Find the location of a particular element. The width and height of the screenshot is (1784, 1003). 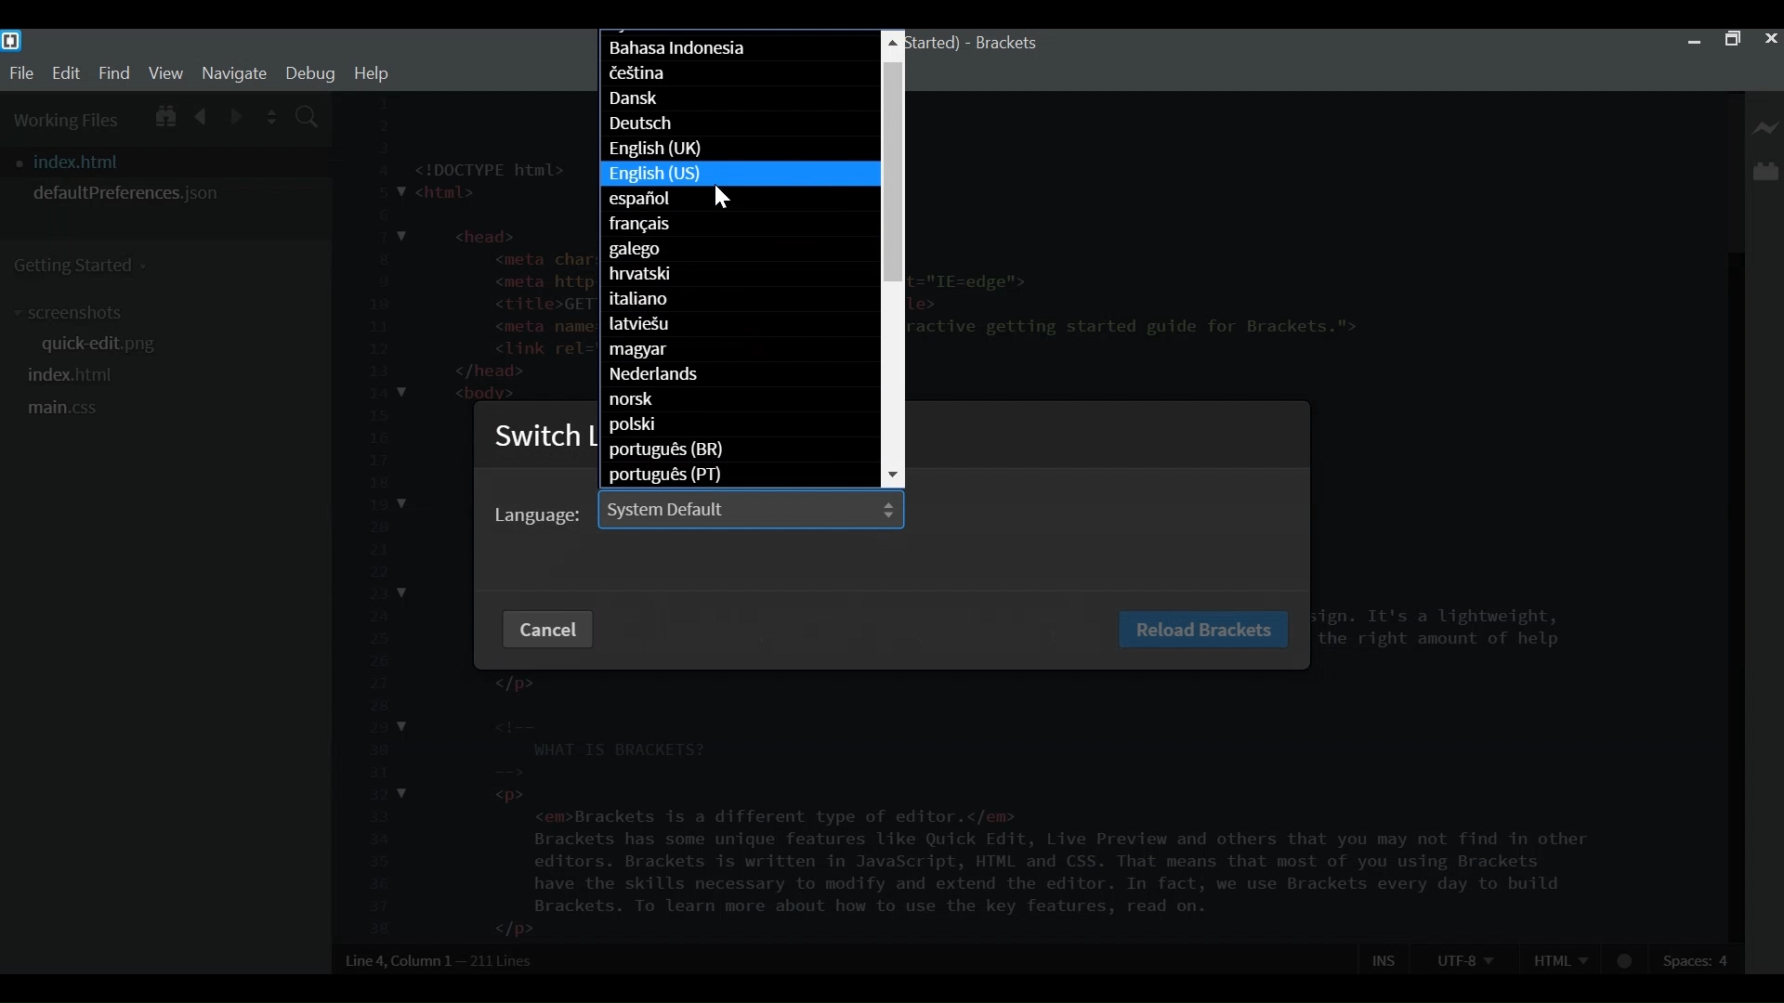

elp is located at coordinates (372, 73).